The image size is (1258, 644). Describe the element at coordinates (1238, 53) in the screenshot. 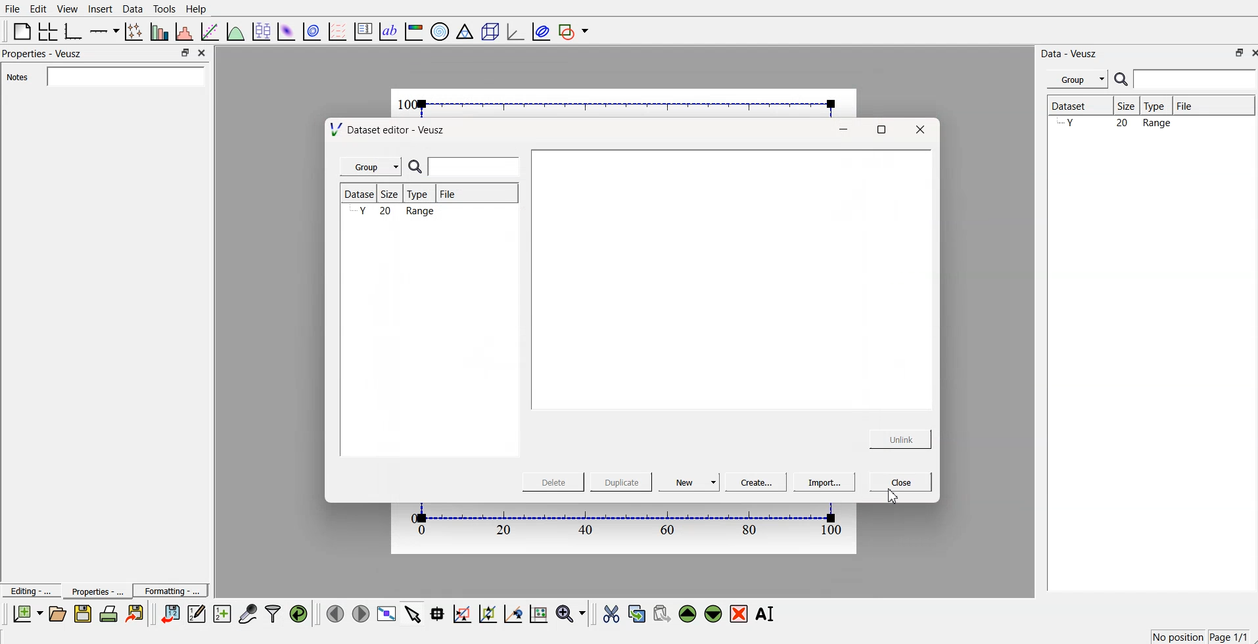

I see `Min/Max` at that location.